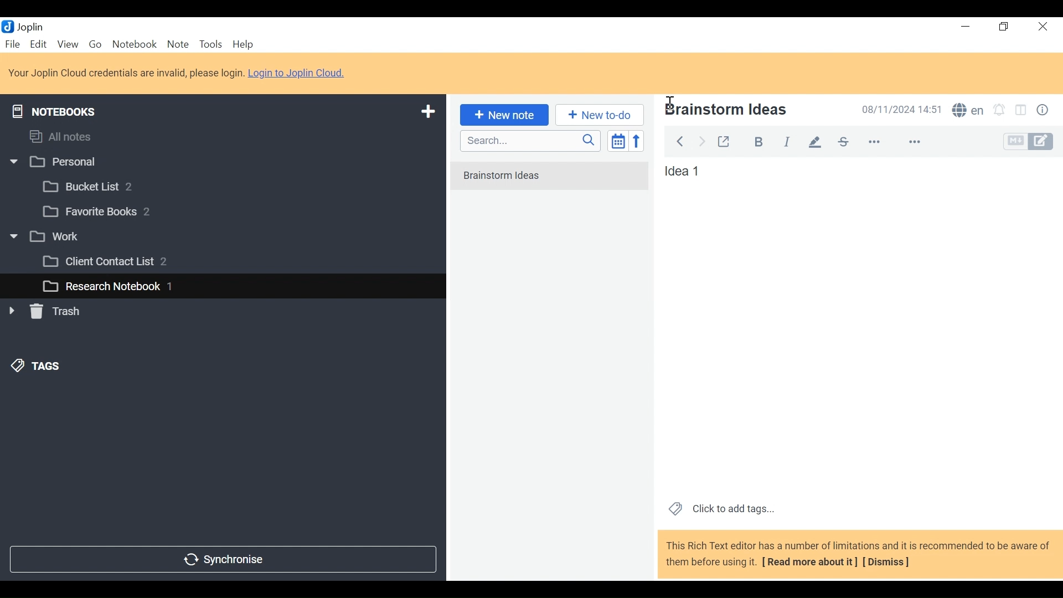 The image size is (1063, 598). I want to click on more options, so click(881, 142).